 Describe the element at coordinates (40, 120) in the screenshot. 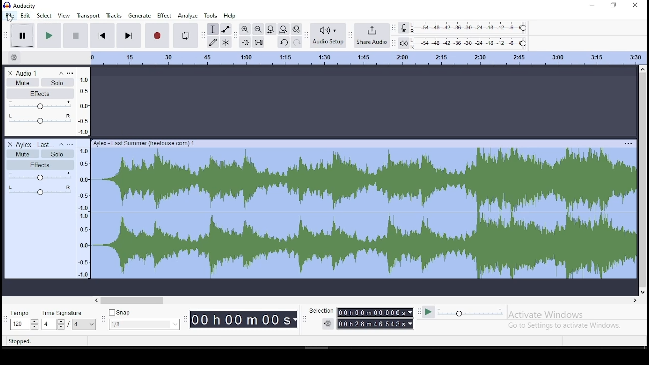

I see `pan` at that location.